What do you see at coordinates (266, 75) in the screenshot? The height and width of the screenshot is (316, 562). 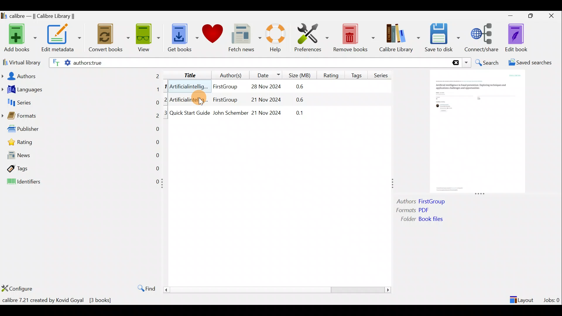 I see `Date` at bounding box center [266, 75].